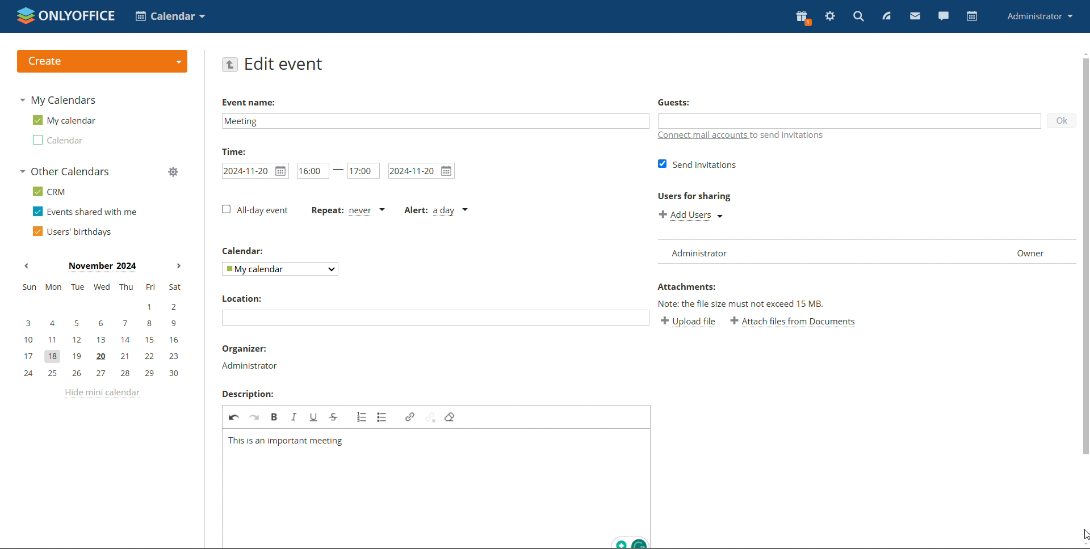  Describe the element at coordinates (363, 171) in the screenshot. I see `end time` at that location.